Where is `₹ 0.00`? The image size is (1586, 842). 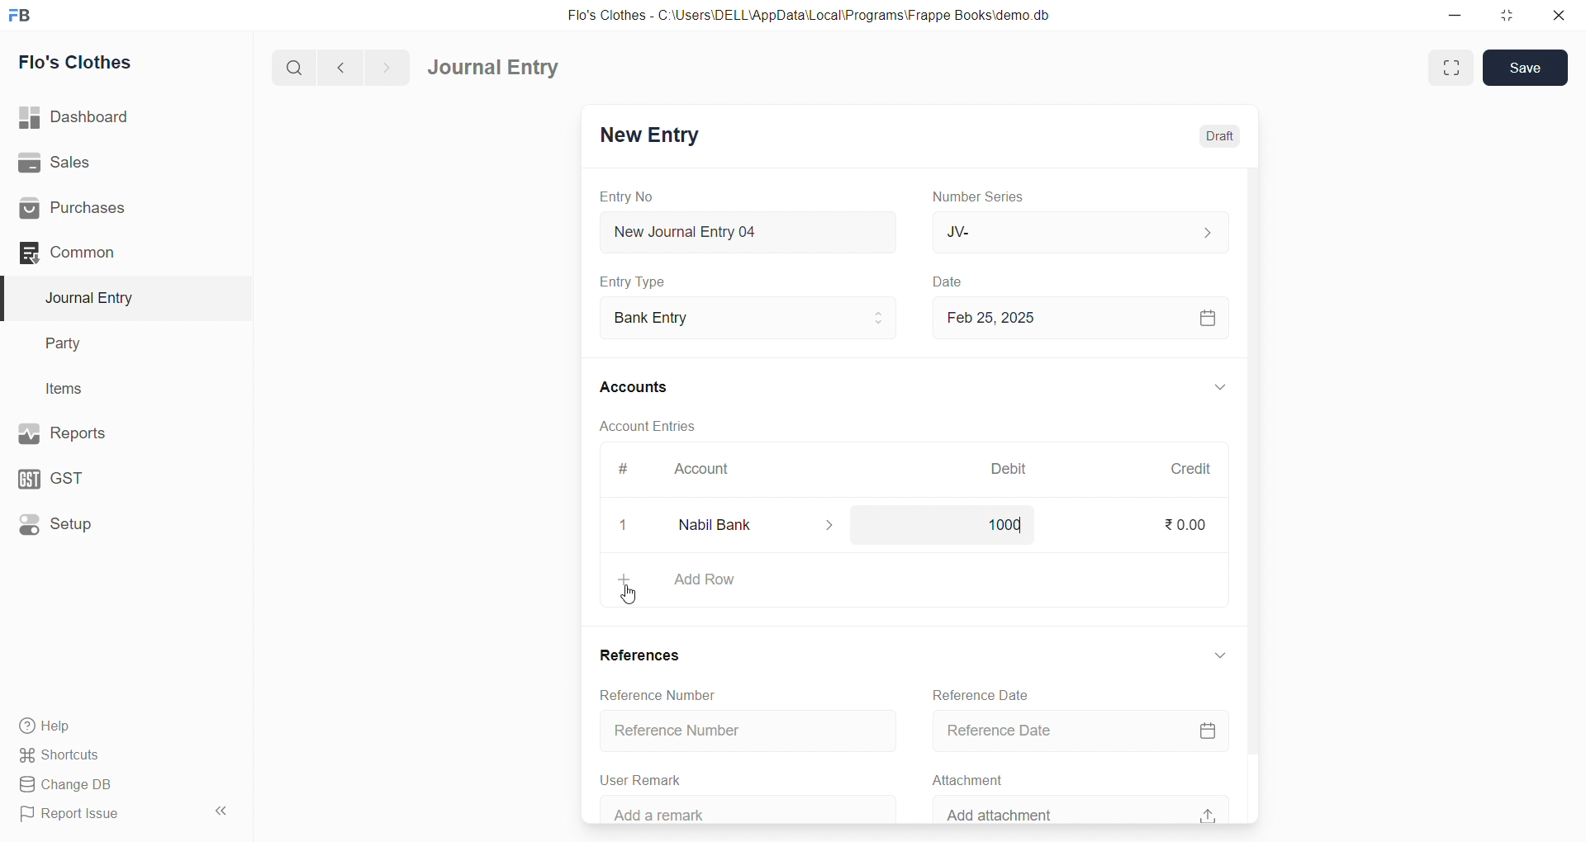 ₹ 0.00 is located at coordinates (1183, 527).